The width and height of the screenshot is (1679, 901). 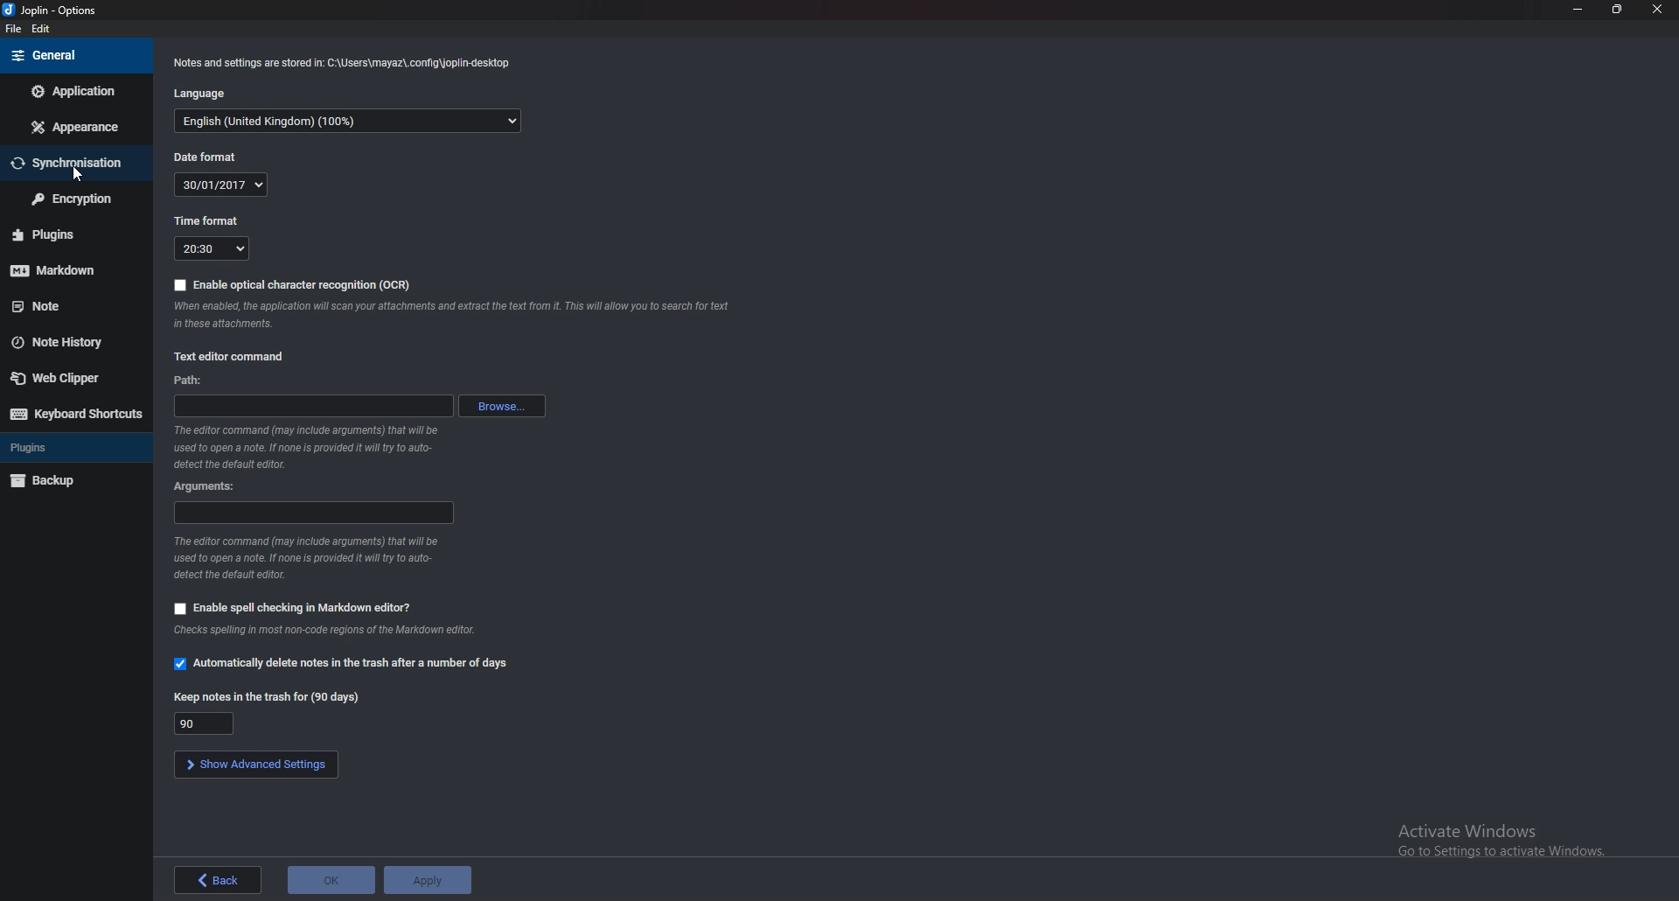 I want to click on markdown, so click(x=68, y=269).